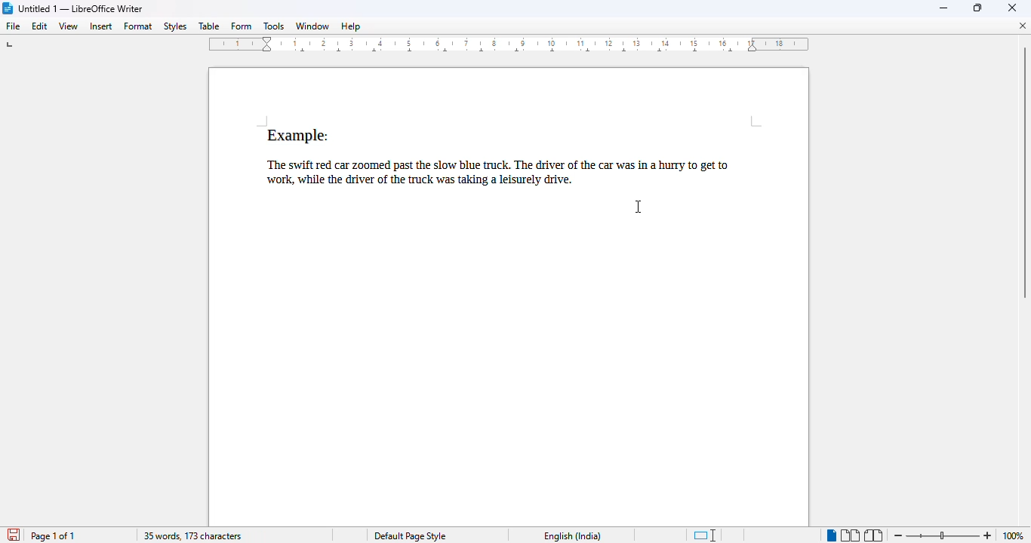 This screenshot has width=1031, height=543. I want to click on file, so click(14, 26).